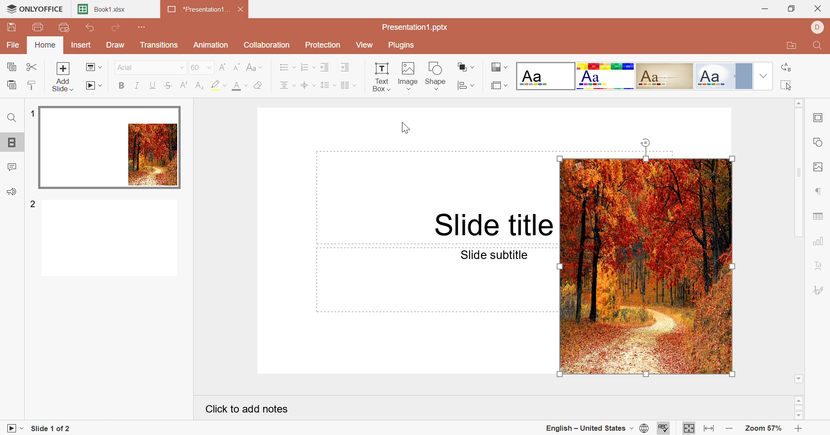  Describe the element at coordinates (817, 167) in the screenshot. I see `Image settings` at that location.